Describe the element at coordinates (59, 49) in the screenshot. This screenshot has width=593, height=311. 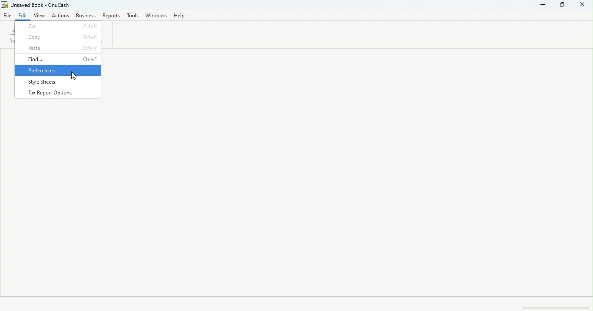
I see `Paste` at that location.